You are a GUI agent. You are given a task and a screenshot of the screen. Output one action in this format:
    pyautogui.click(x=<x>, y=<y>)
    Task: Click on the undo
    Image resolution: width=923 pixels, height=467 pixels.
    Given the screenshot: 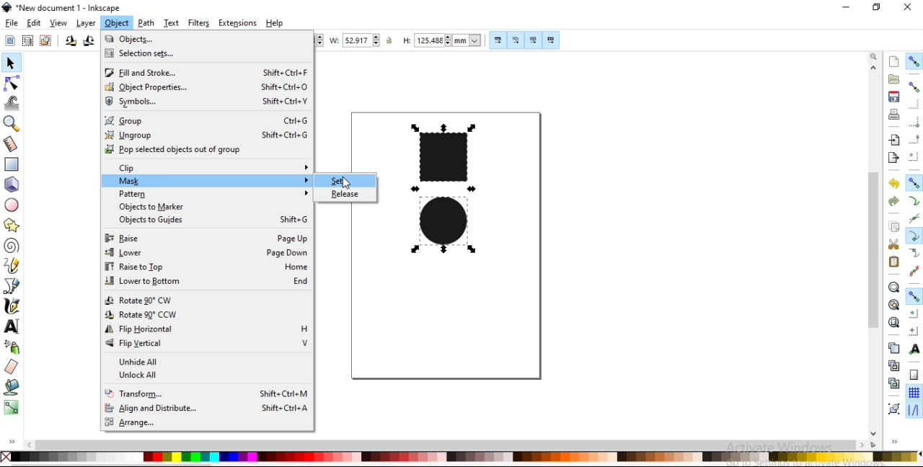 What is the action you would take?
    pyautogui.click(x=893, y=184)
    